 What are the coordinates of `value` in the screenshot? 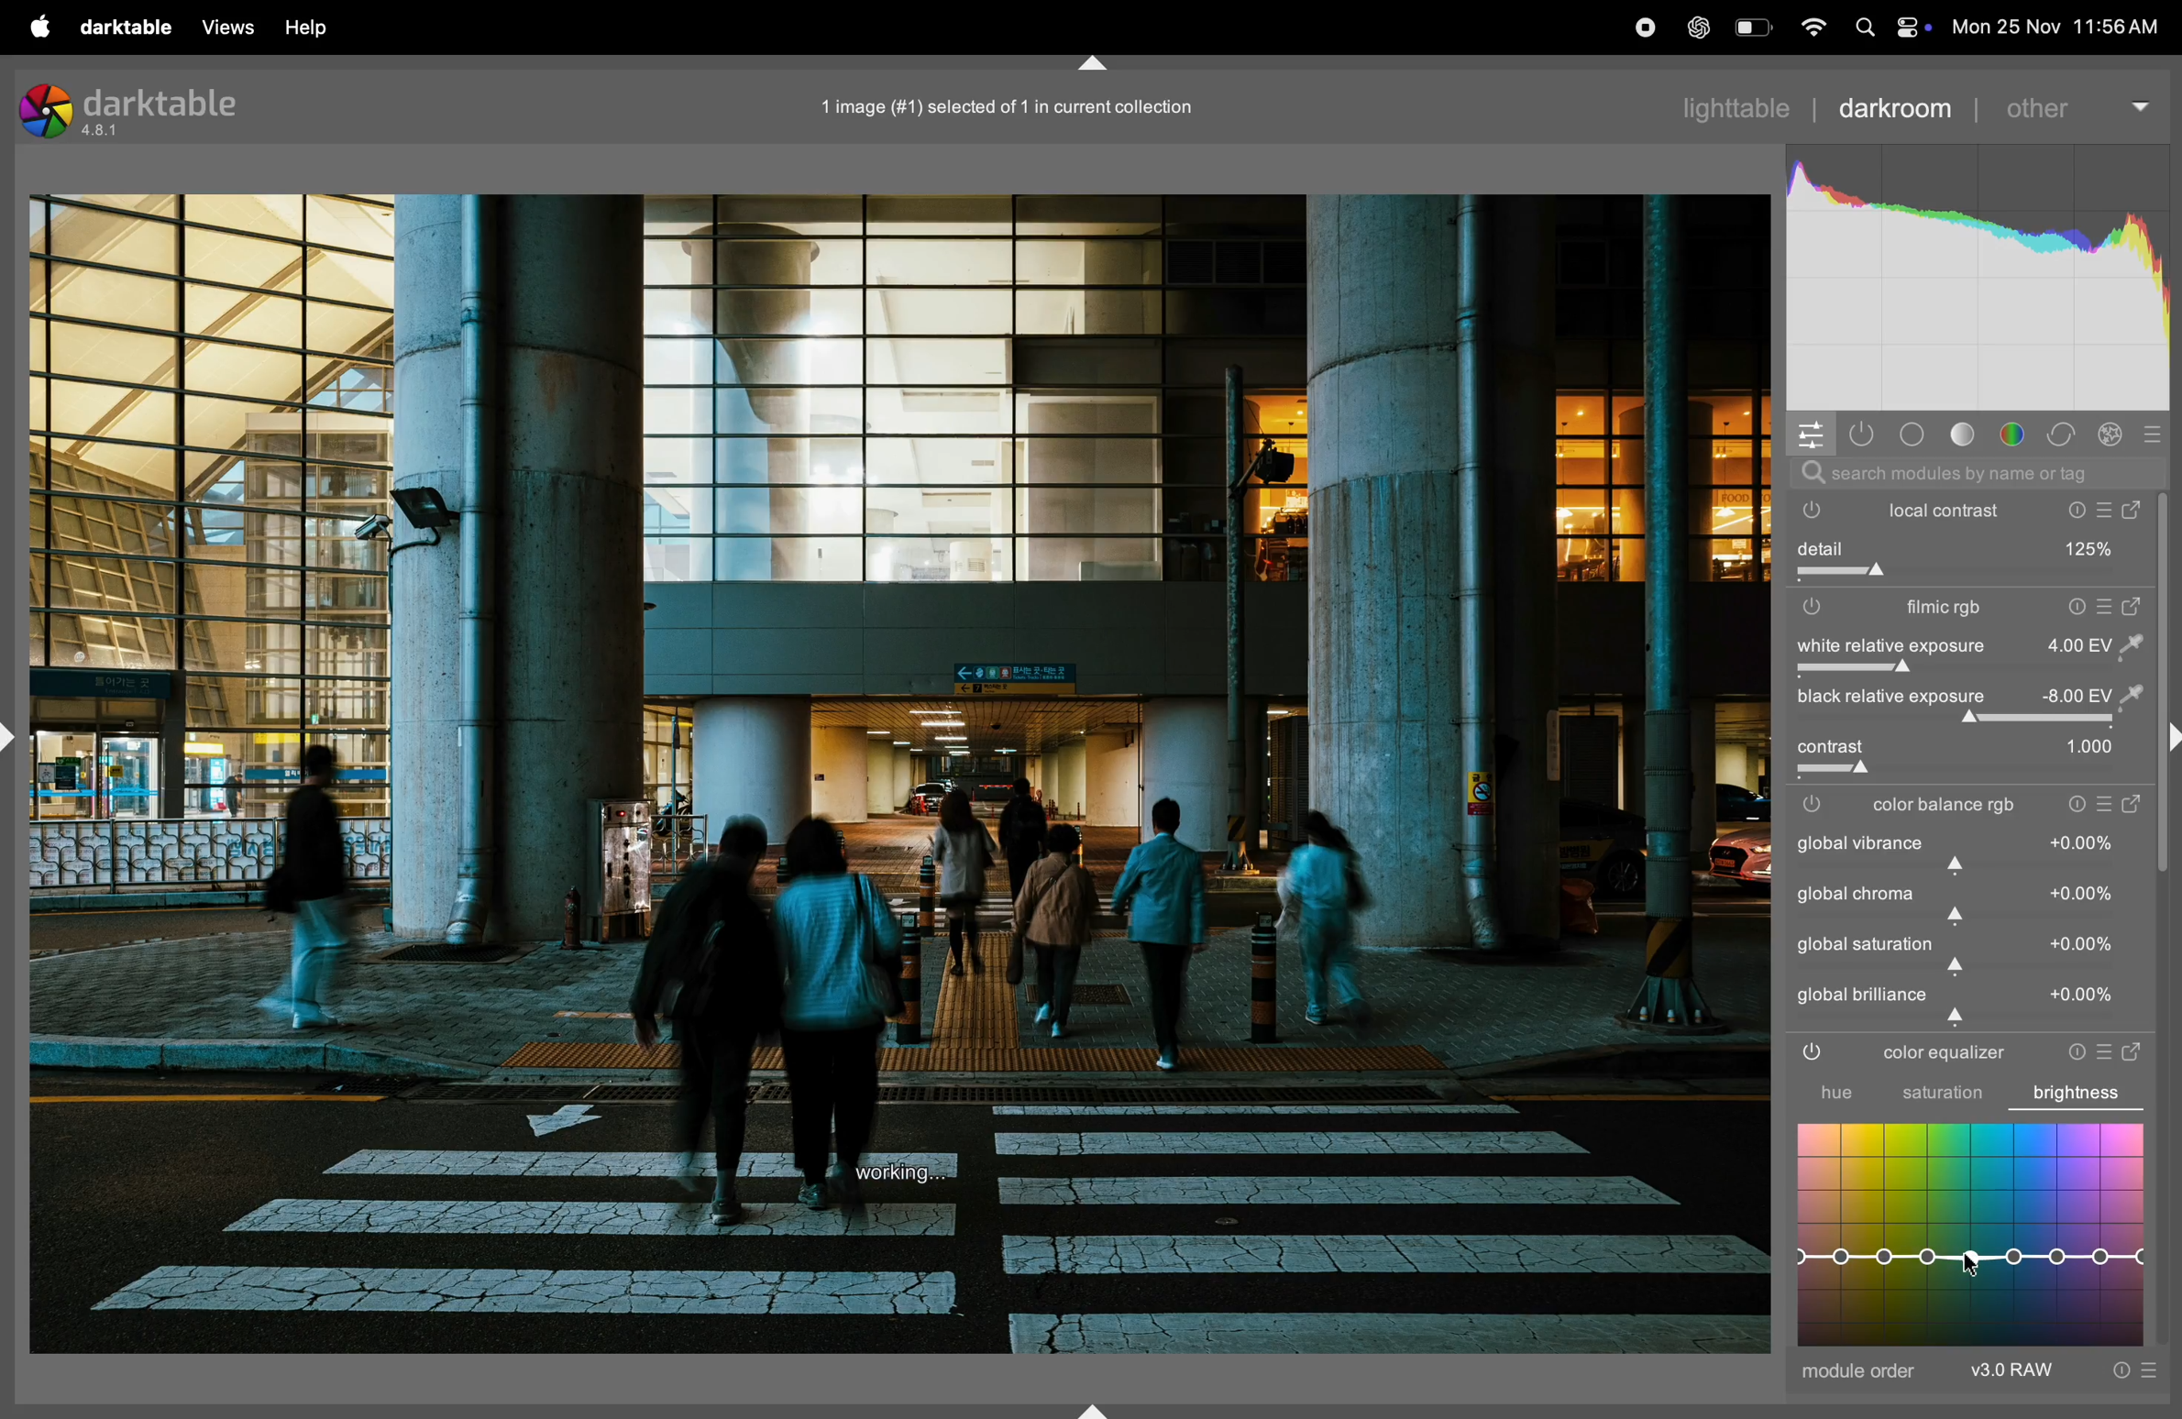 It's located at (2084, 995).